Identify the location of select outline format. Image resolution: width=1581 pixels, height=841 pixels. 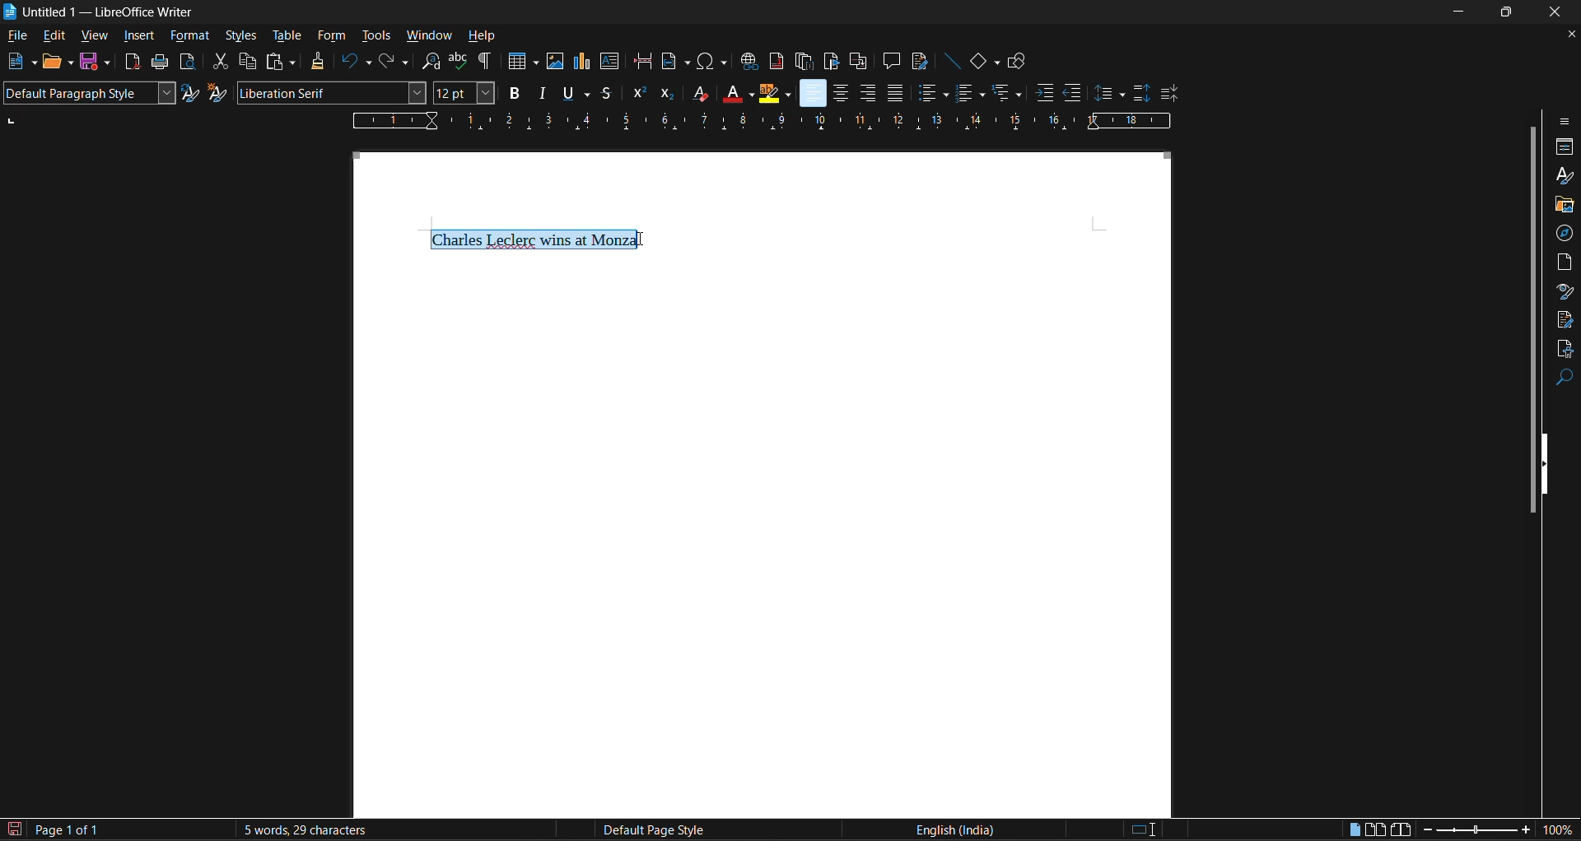
(1007, 95).